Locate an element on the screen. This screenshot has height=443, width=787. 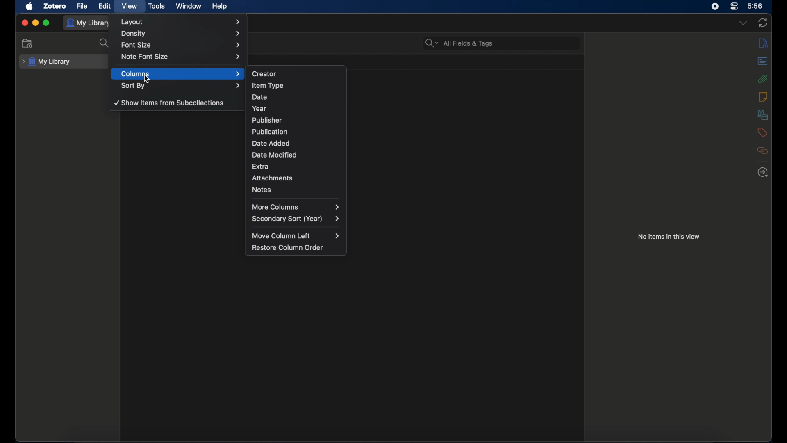
no item in this view is located at coordinates (669, 236).